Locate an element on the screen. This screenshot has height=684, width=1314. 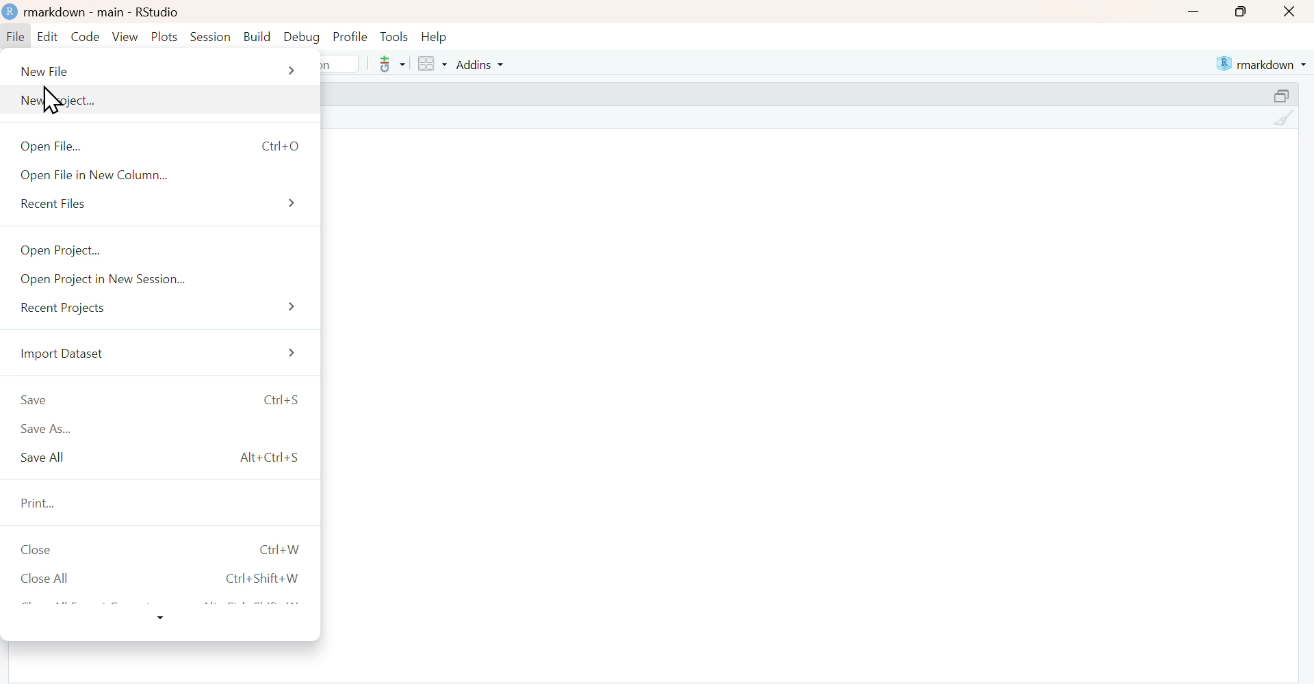
Addins is located at coordinates (478, 64).